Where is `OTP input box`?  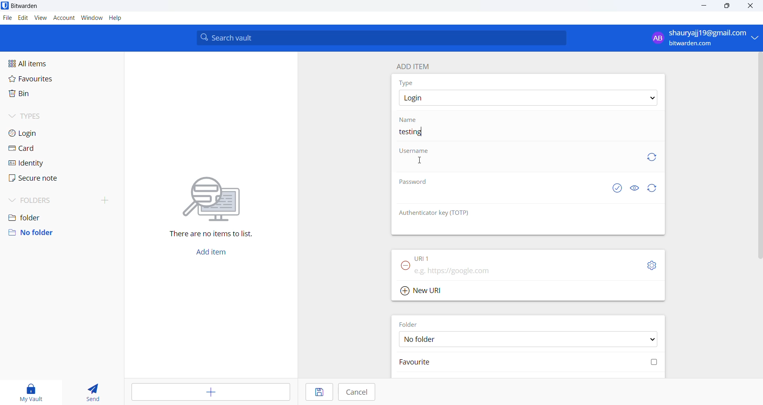
OTP input box is located at coordinates (518, 228).